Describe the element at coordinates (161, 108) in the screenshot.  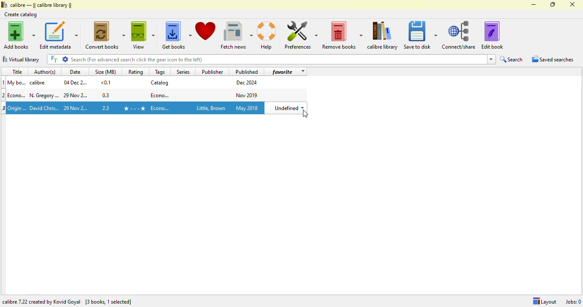
I see `tag` at that location.